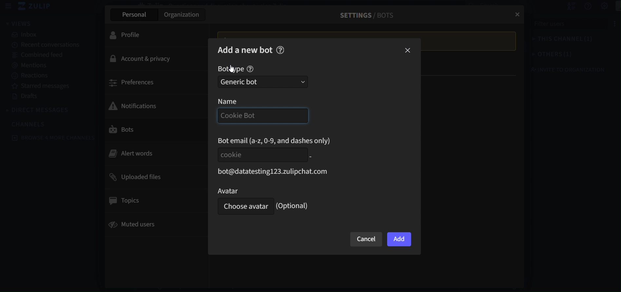 This screenshot has height=292, width=621. What do you see at coordinates (367, 239) in the screenshot?
I see `cancel` at bounding box center [367, 239].